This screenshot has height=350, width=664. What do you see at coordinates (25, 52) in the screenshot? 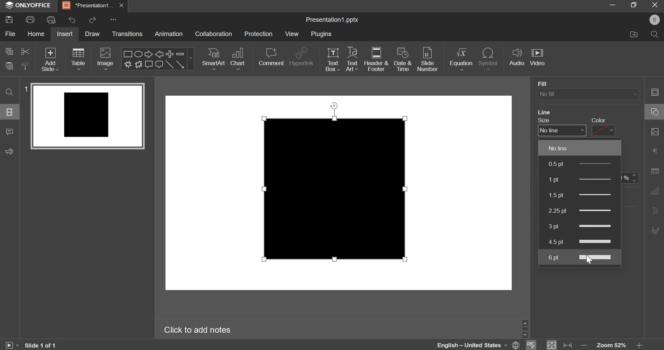
I see `cut` at bounding box center [25, 52].